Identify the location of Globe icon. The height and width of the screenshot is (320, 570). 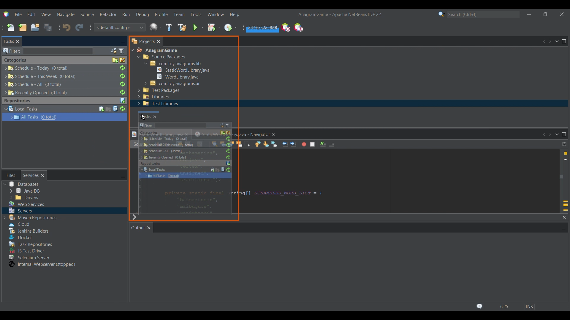
(156, 27).